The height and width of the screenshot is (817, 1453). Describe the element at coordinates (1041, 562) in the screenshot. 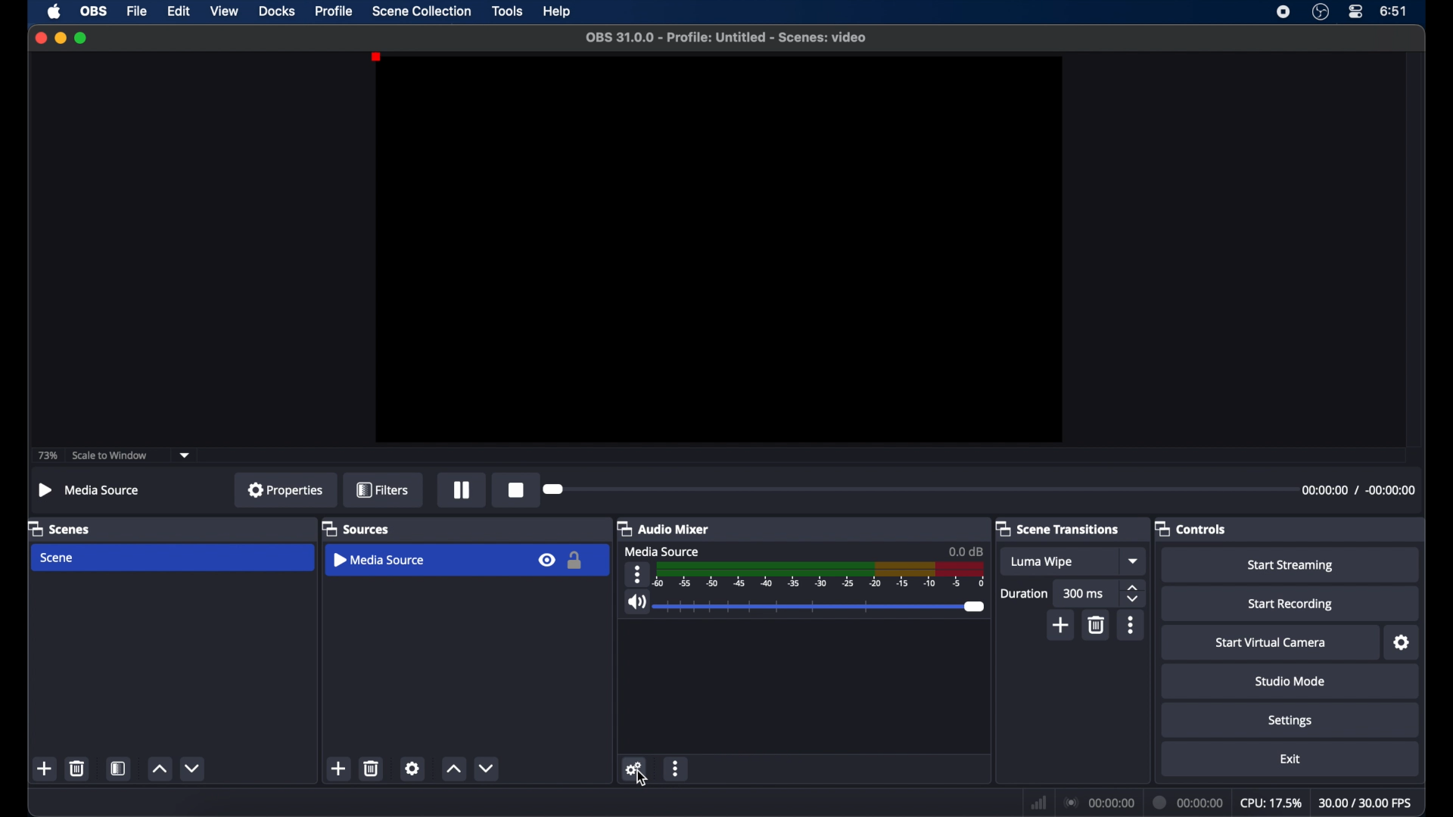

I see `luma wipe` at that location.